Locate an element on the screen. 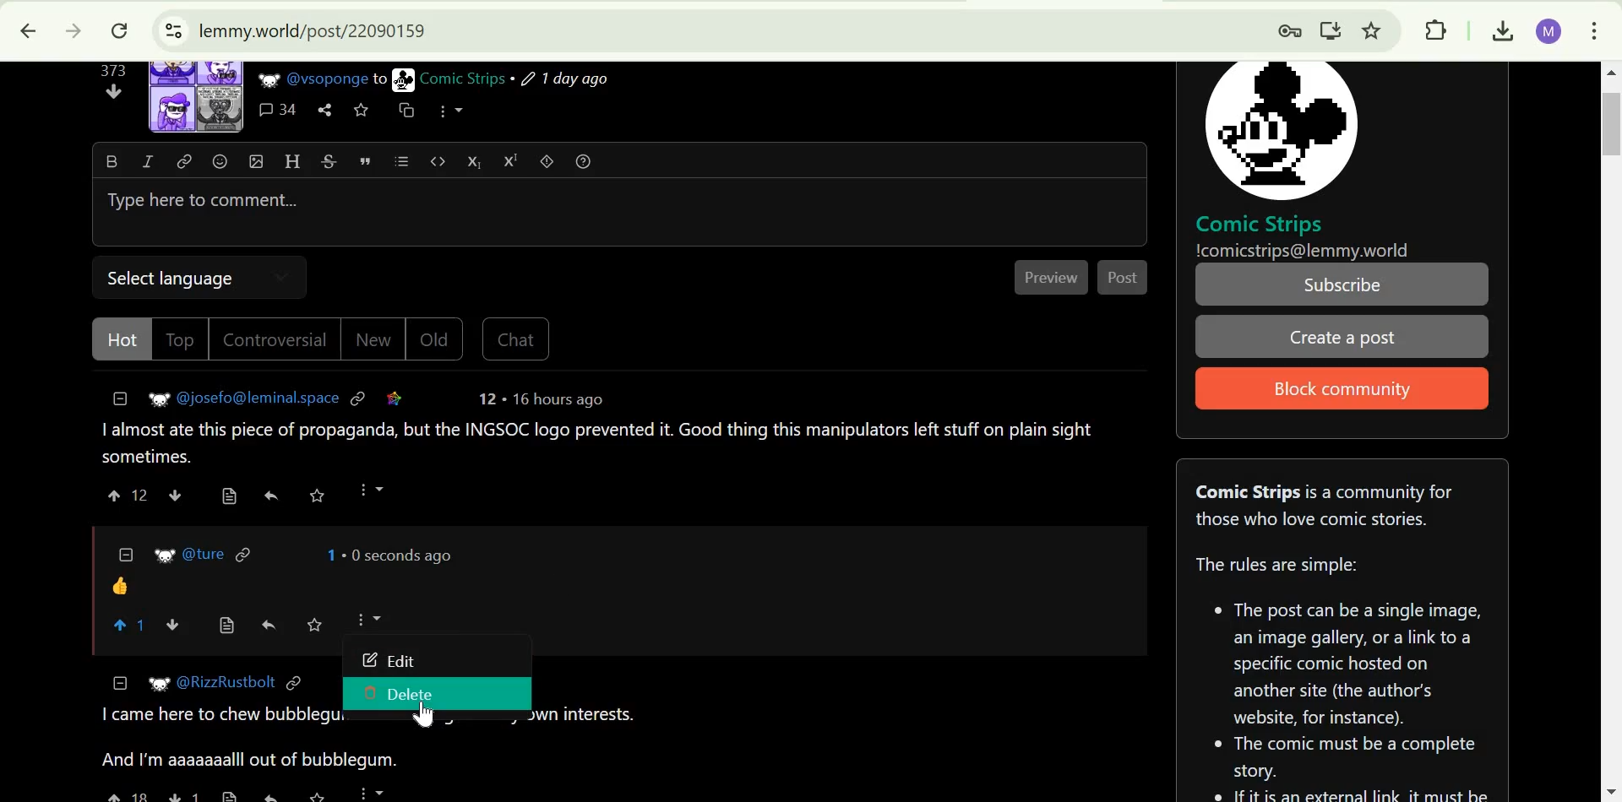 The image size is (1622, 802). upload image is located at coordinates (256, 160).